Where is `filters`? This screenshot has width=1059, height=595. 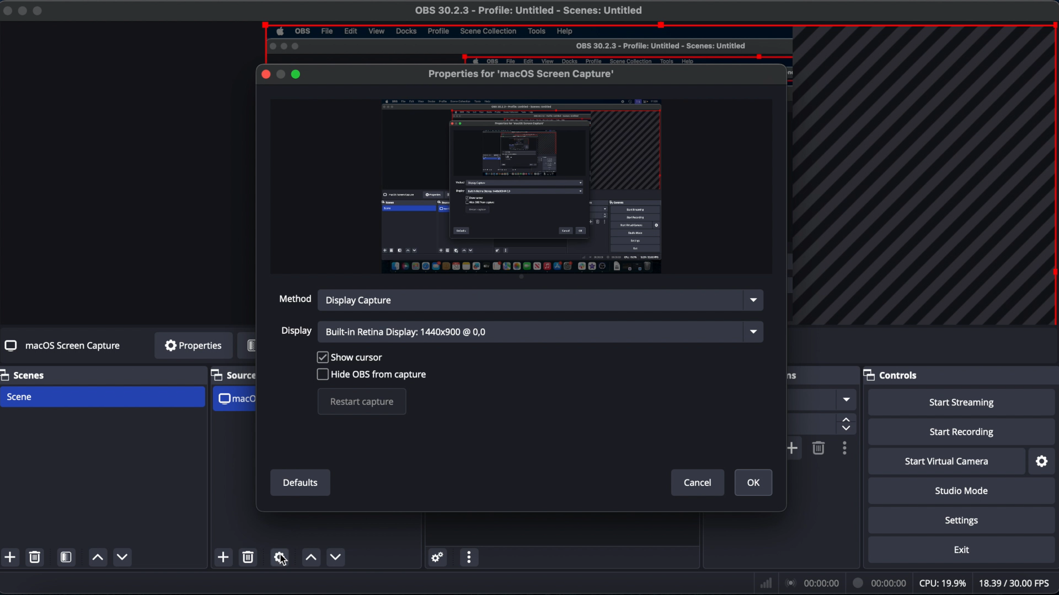
filters is located at coordinates (246, 346).